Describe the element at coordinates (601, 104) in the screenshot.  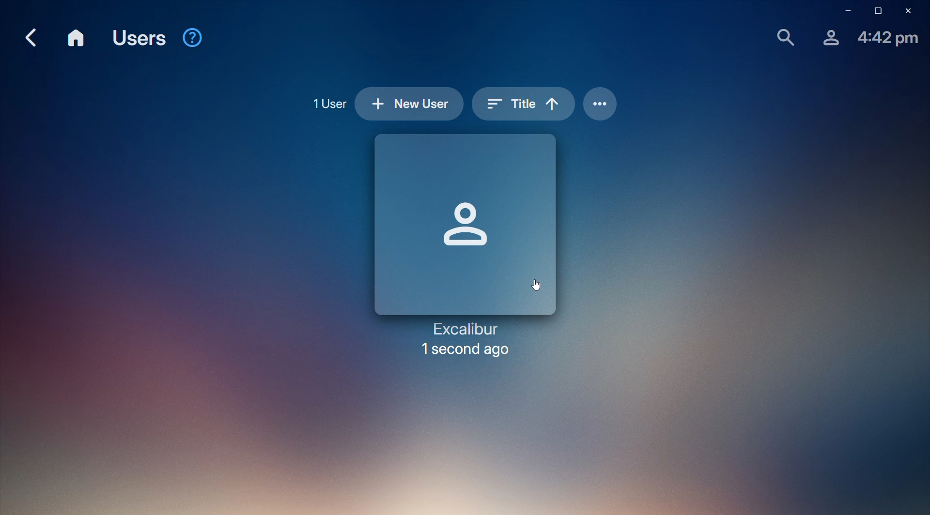
I see `Options` at that location.